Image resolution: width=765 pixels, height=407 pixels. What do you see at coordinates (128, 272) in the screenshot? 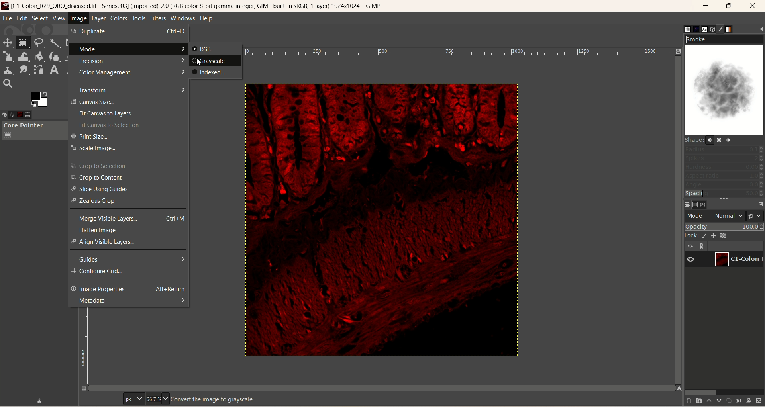
I see `configure grid` at bounding box center [128, 272].